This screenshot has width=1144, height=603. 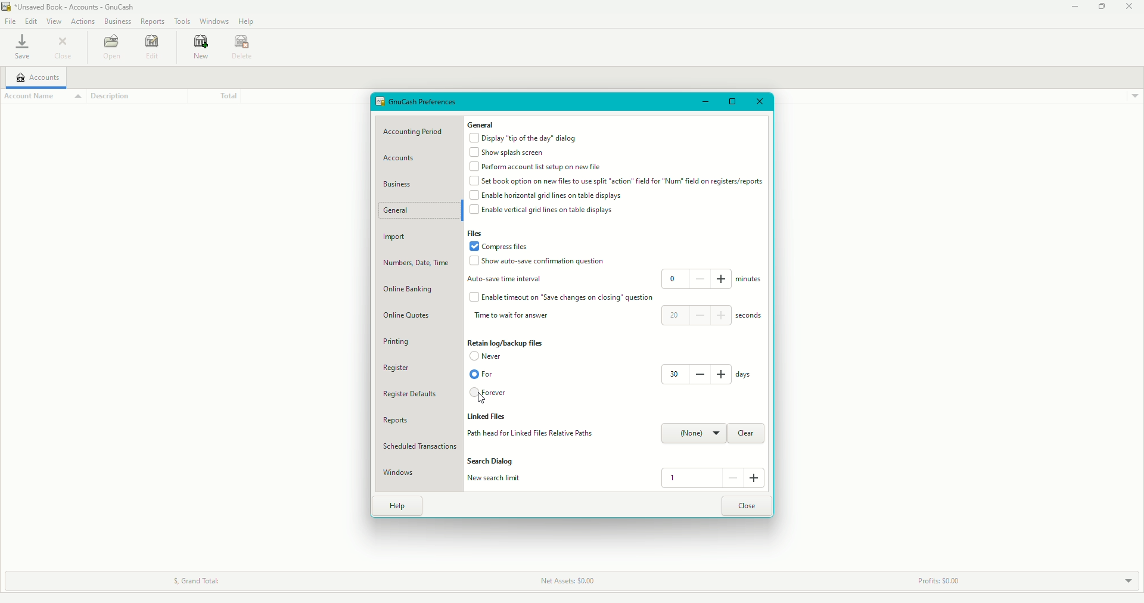 I want to click on Search Dialog, so click(x=492, y=461).